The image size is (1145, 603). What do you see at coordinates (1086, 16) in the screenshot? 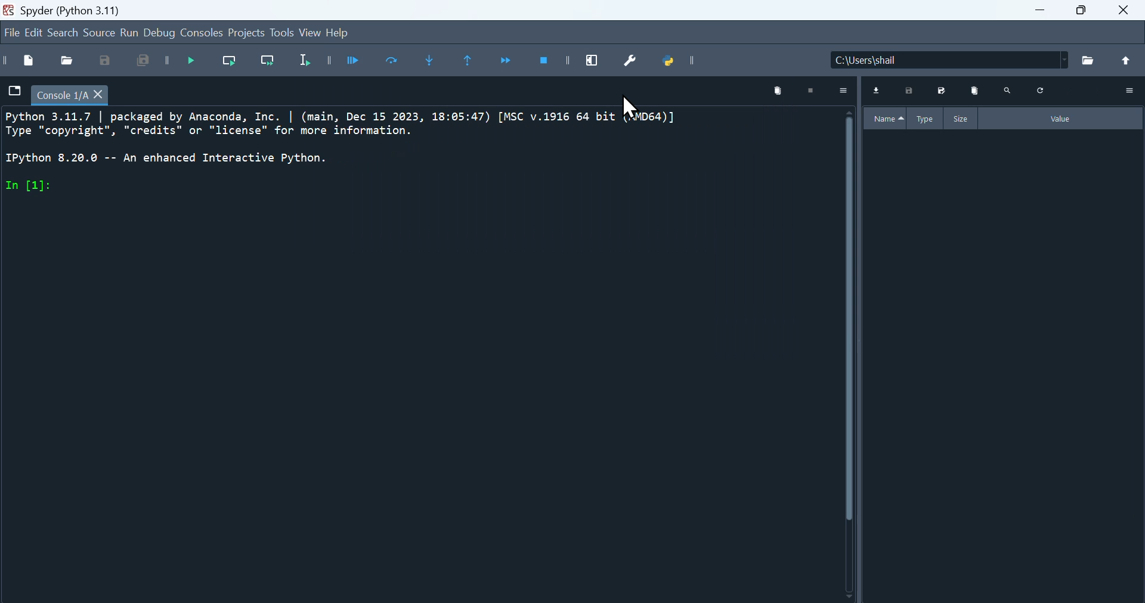
I see `Maximise` at bounding box center [1086, 16].